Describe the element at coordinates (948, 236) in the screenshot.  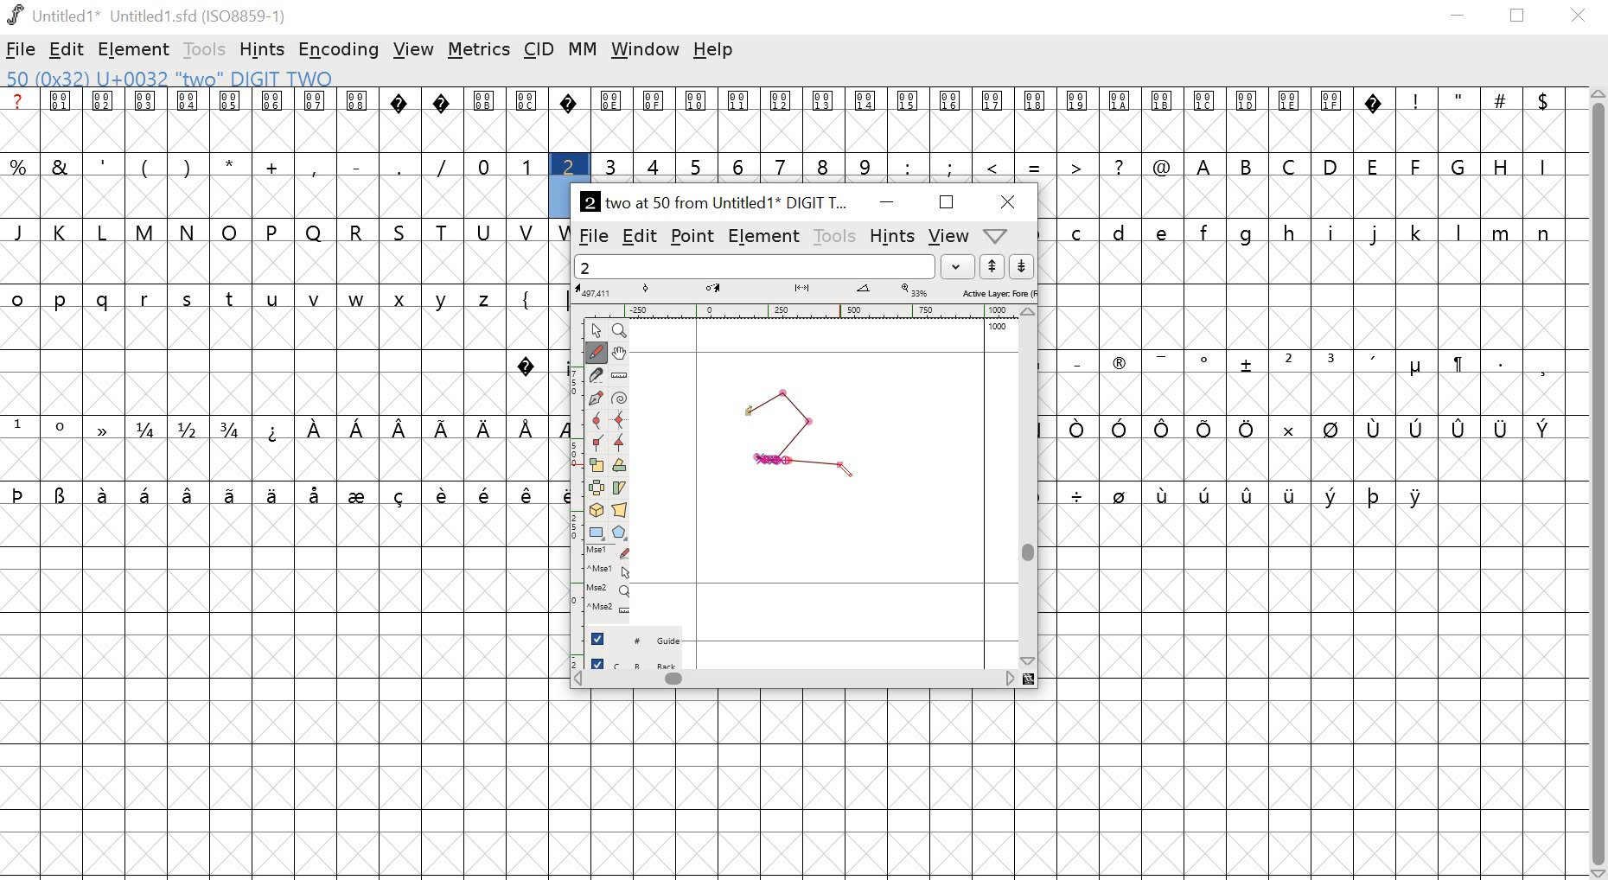
I see `view` at that location.